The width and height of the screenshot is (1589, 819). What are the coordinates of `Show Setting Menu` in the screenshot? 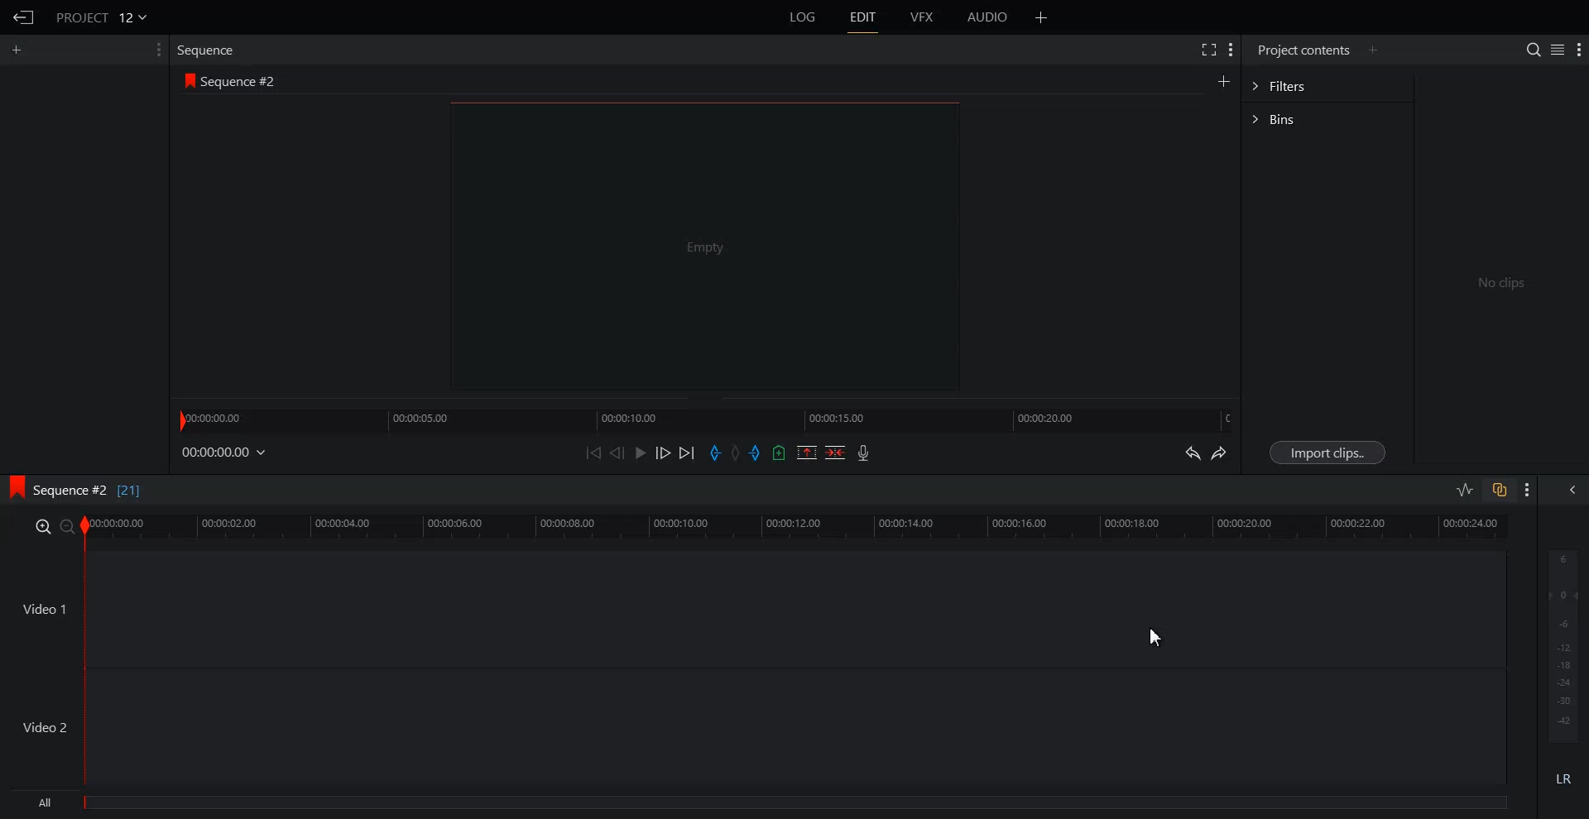 It's located at (1528, 491).